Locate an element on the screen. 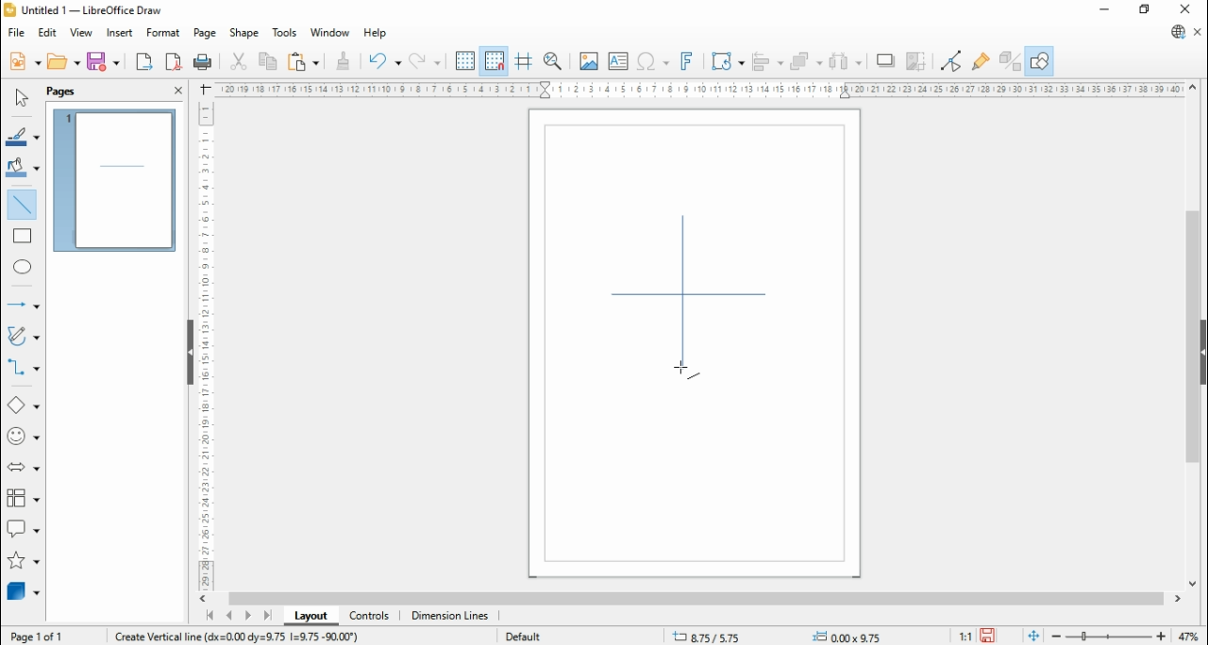  copy is located at coordinates (269, 61).